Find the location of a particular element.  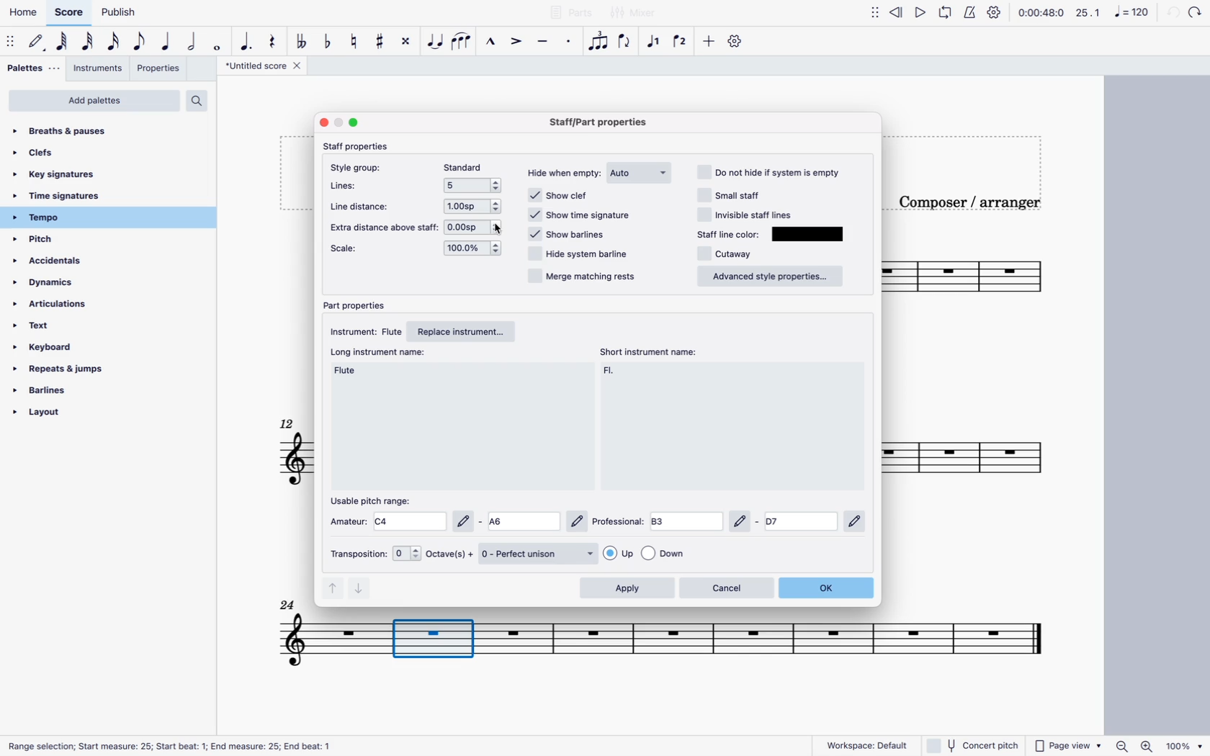

toggle sharp is located at coordinates (381, 41).